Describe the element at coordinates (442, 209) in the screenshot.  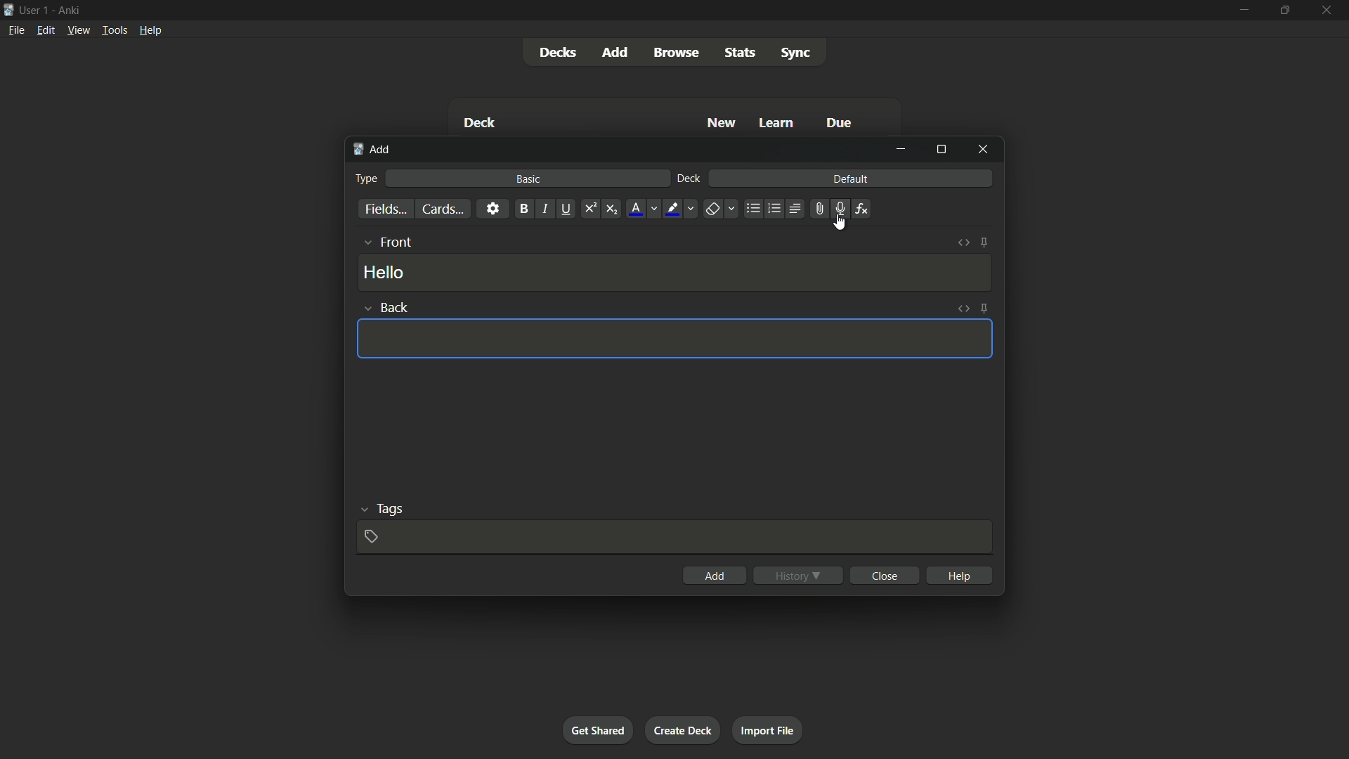
I see `cards` at that location.